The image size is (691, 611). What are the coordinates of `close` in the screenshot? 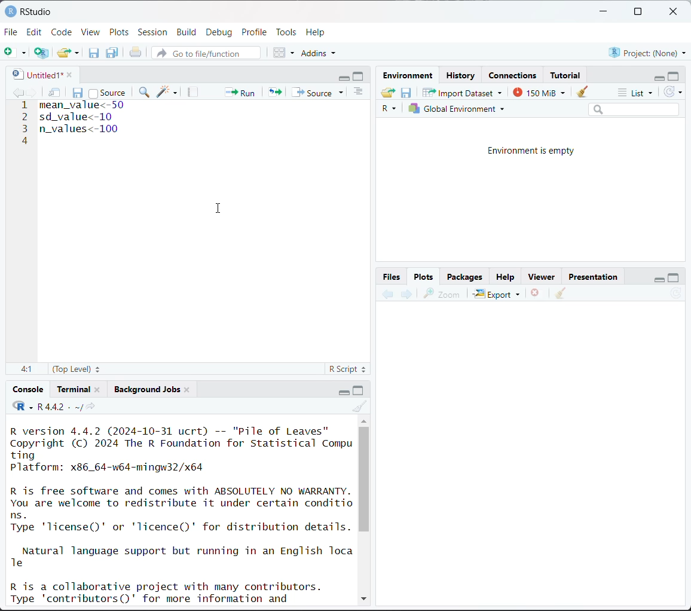 It's located at (97, 389).